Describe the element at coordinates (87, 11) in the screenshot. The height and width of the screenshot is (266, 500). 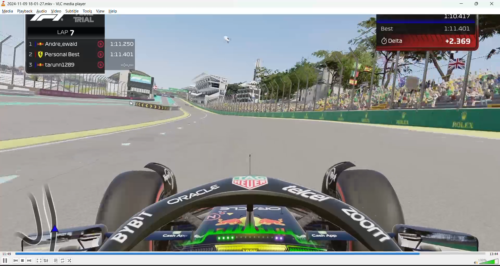
I see `tools` at that location.